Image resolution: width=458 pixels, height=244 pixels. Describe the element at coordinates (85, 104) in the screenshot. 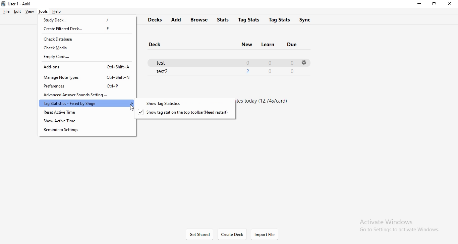

I see `tag statistics ` at that location.